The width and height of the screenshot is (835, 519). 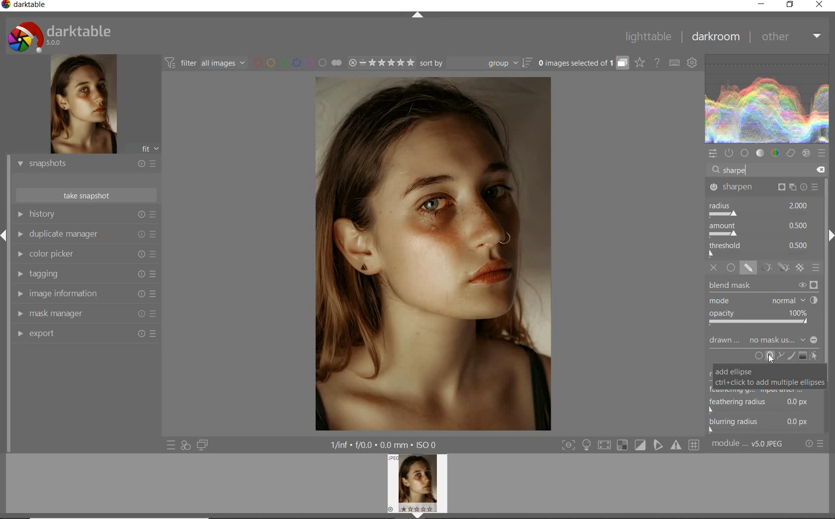 I want to click on DELETE, so click(x=819, y=170).